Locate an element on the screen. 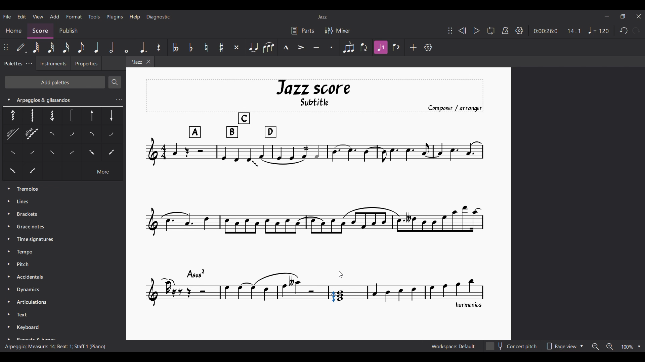   is located at coordinates (12, 152).